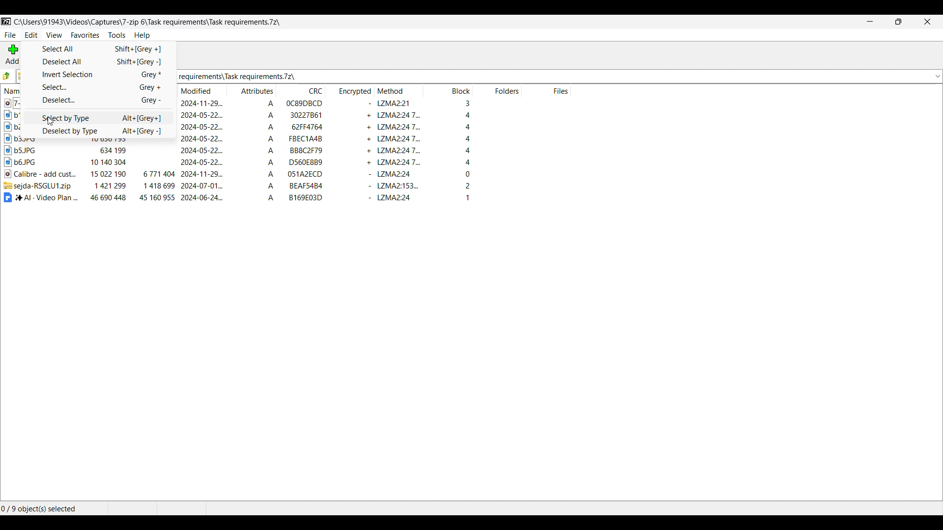 Image resolution: width=943 pixels, height=530 pixels. What do you see at coordinates (449, 152) in the screenshot?
I see `block` at bounding box center [449, 152].